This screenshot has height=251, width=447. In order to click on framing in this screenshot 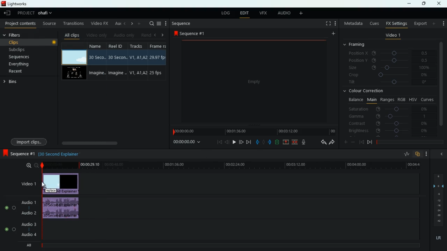, I will do `click(358, 45)`.